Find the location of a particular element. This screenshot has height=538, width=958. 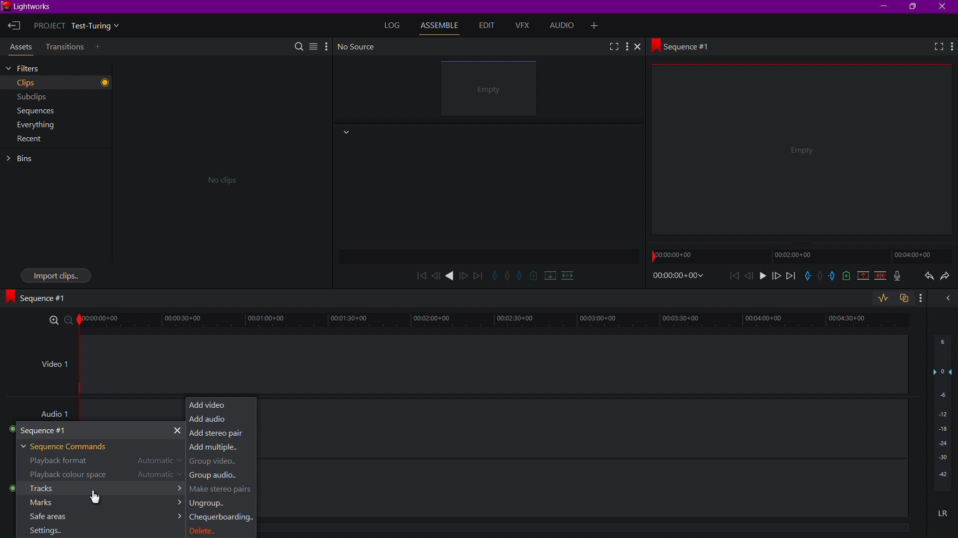

Timestamp is located at coordinates (679, 276).